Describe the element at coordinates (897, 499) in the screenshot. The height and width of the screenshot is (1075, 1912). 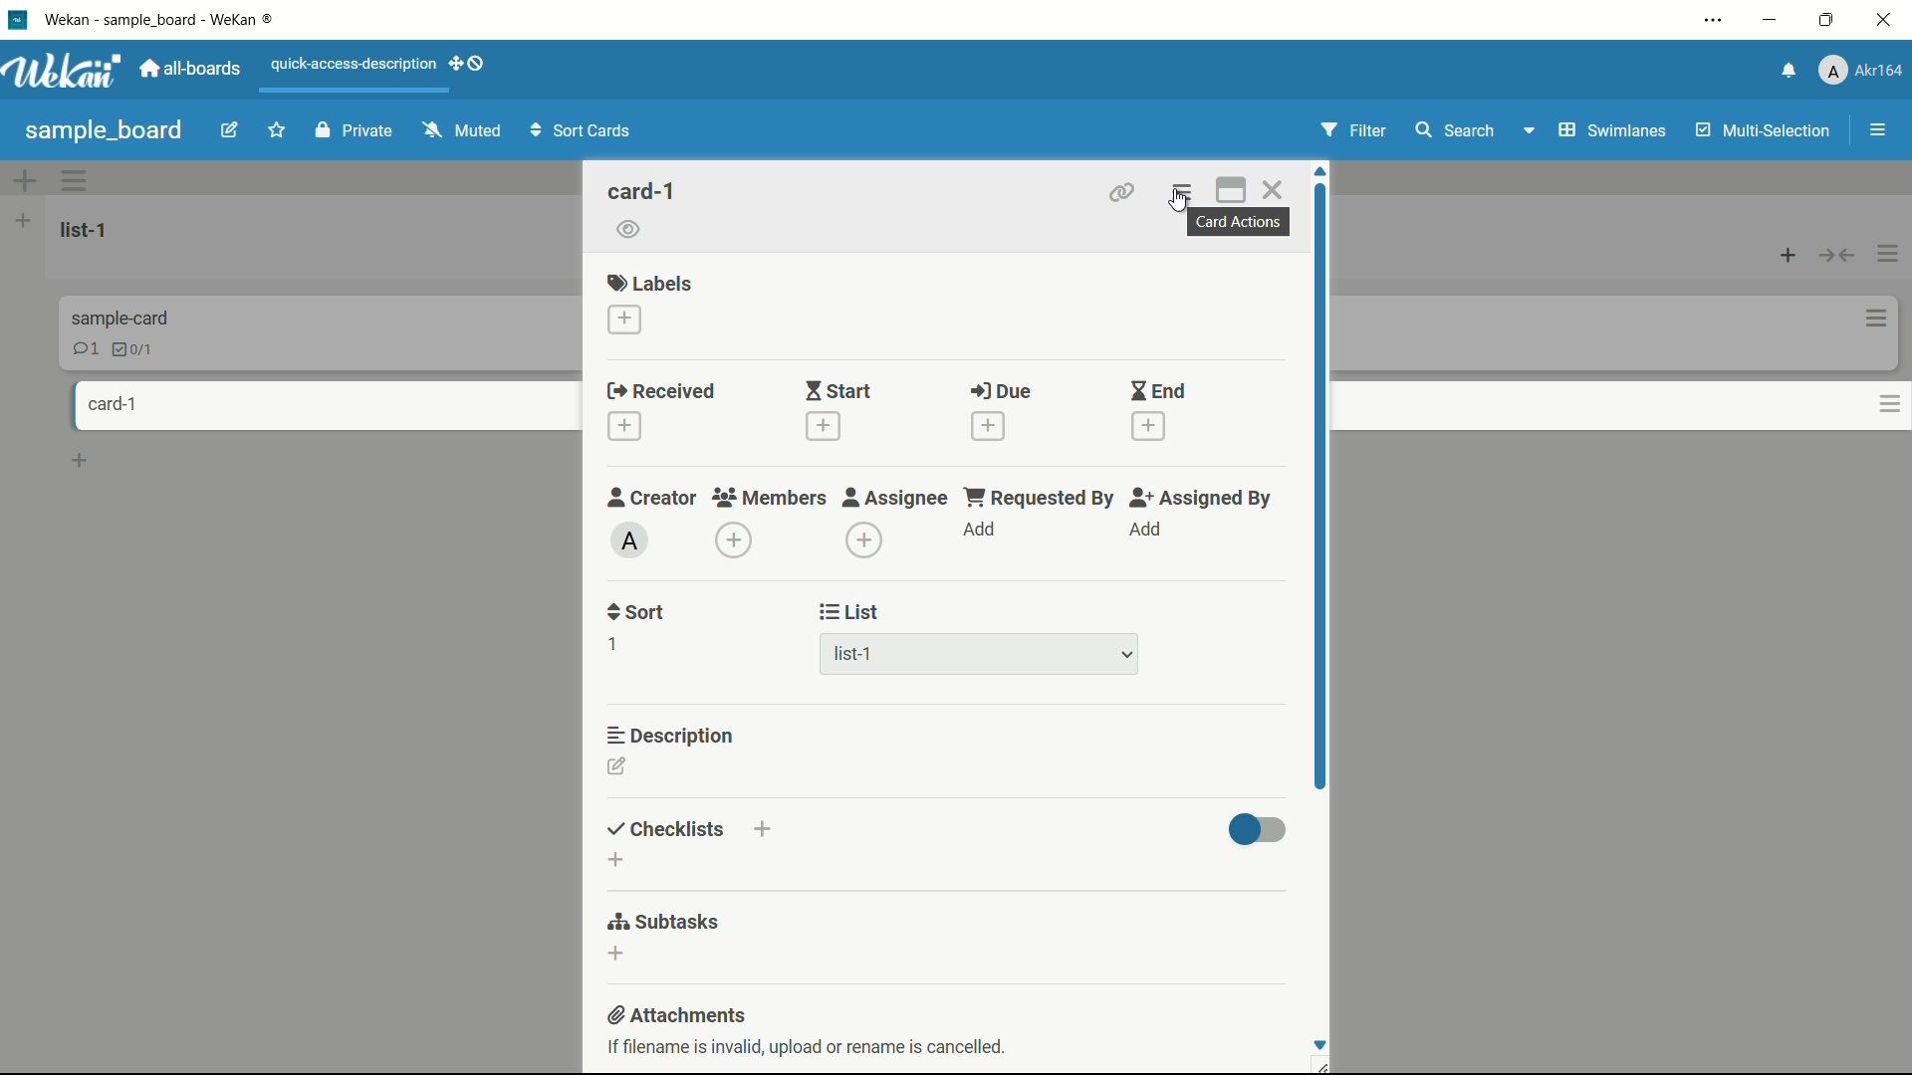
I see `assignee` at that location.